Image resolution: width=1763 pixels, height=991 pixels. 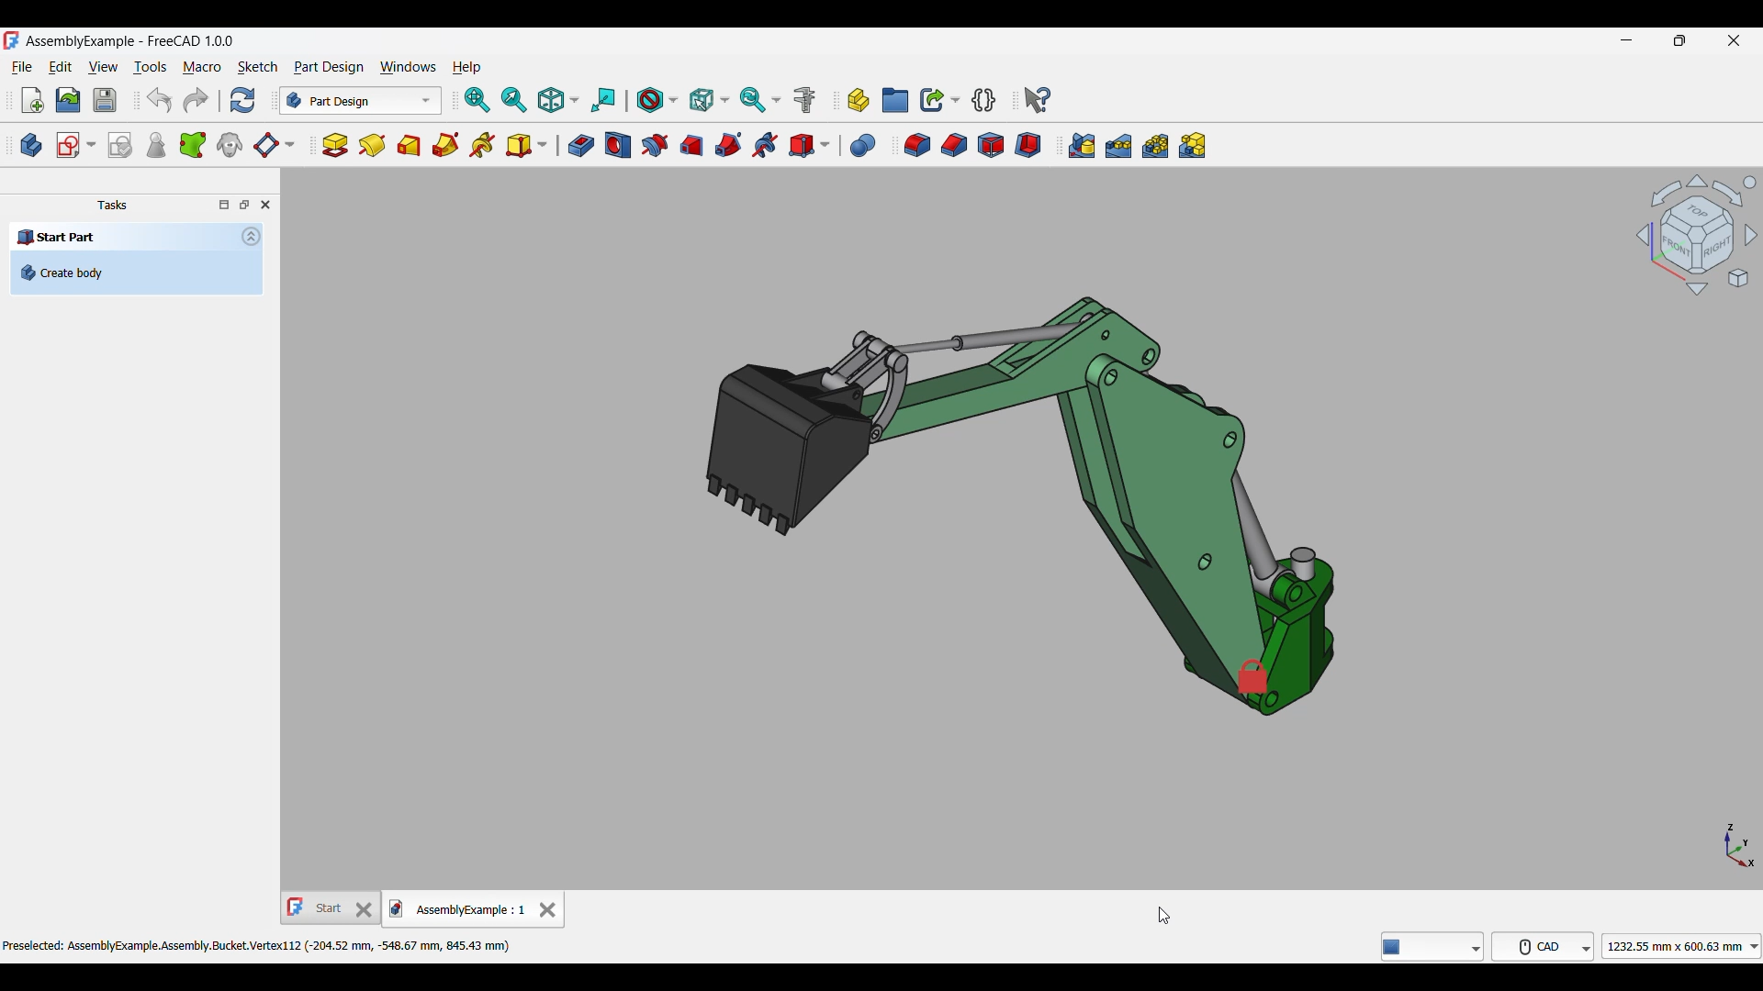 I want to click on Help menu, so click(x=467, y=68).